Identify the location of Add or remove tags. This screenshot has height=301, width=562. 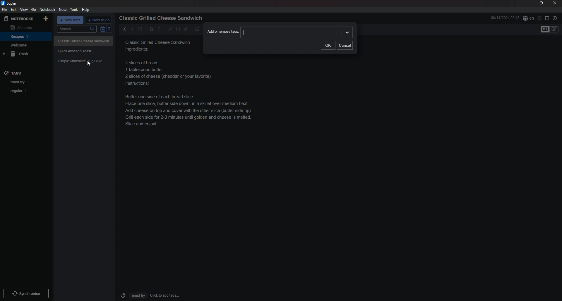
(222, 32).